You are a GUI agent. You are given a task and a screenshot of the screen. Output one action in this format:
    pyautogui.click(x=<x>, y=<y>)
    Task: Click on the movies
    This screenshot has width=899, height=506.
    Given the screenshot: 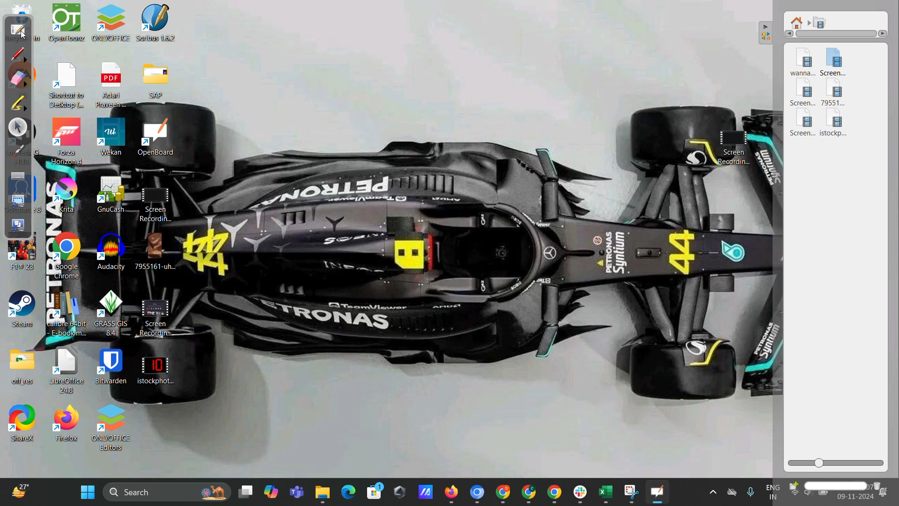 What is the action you would take?
    pyautogui.click(x=819, y=22)
    